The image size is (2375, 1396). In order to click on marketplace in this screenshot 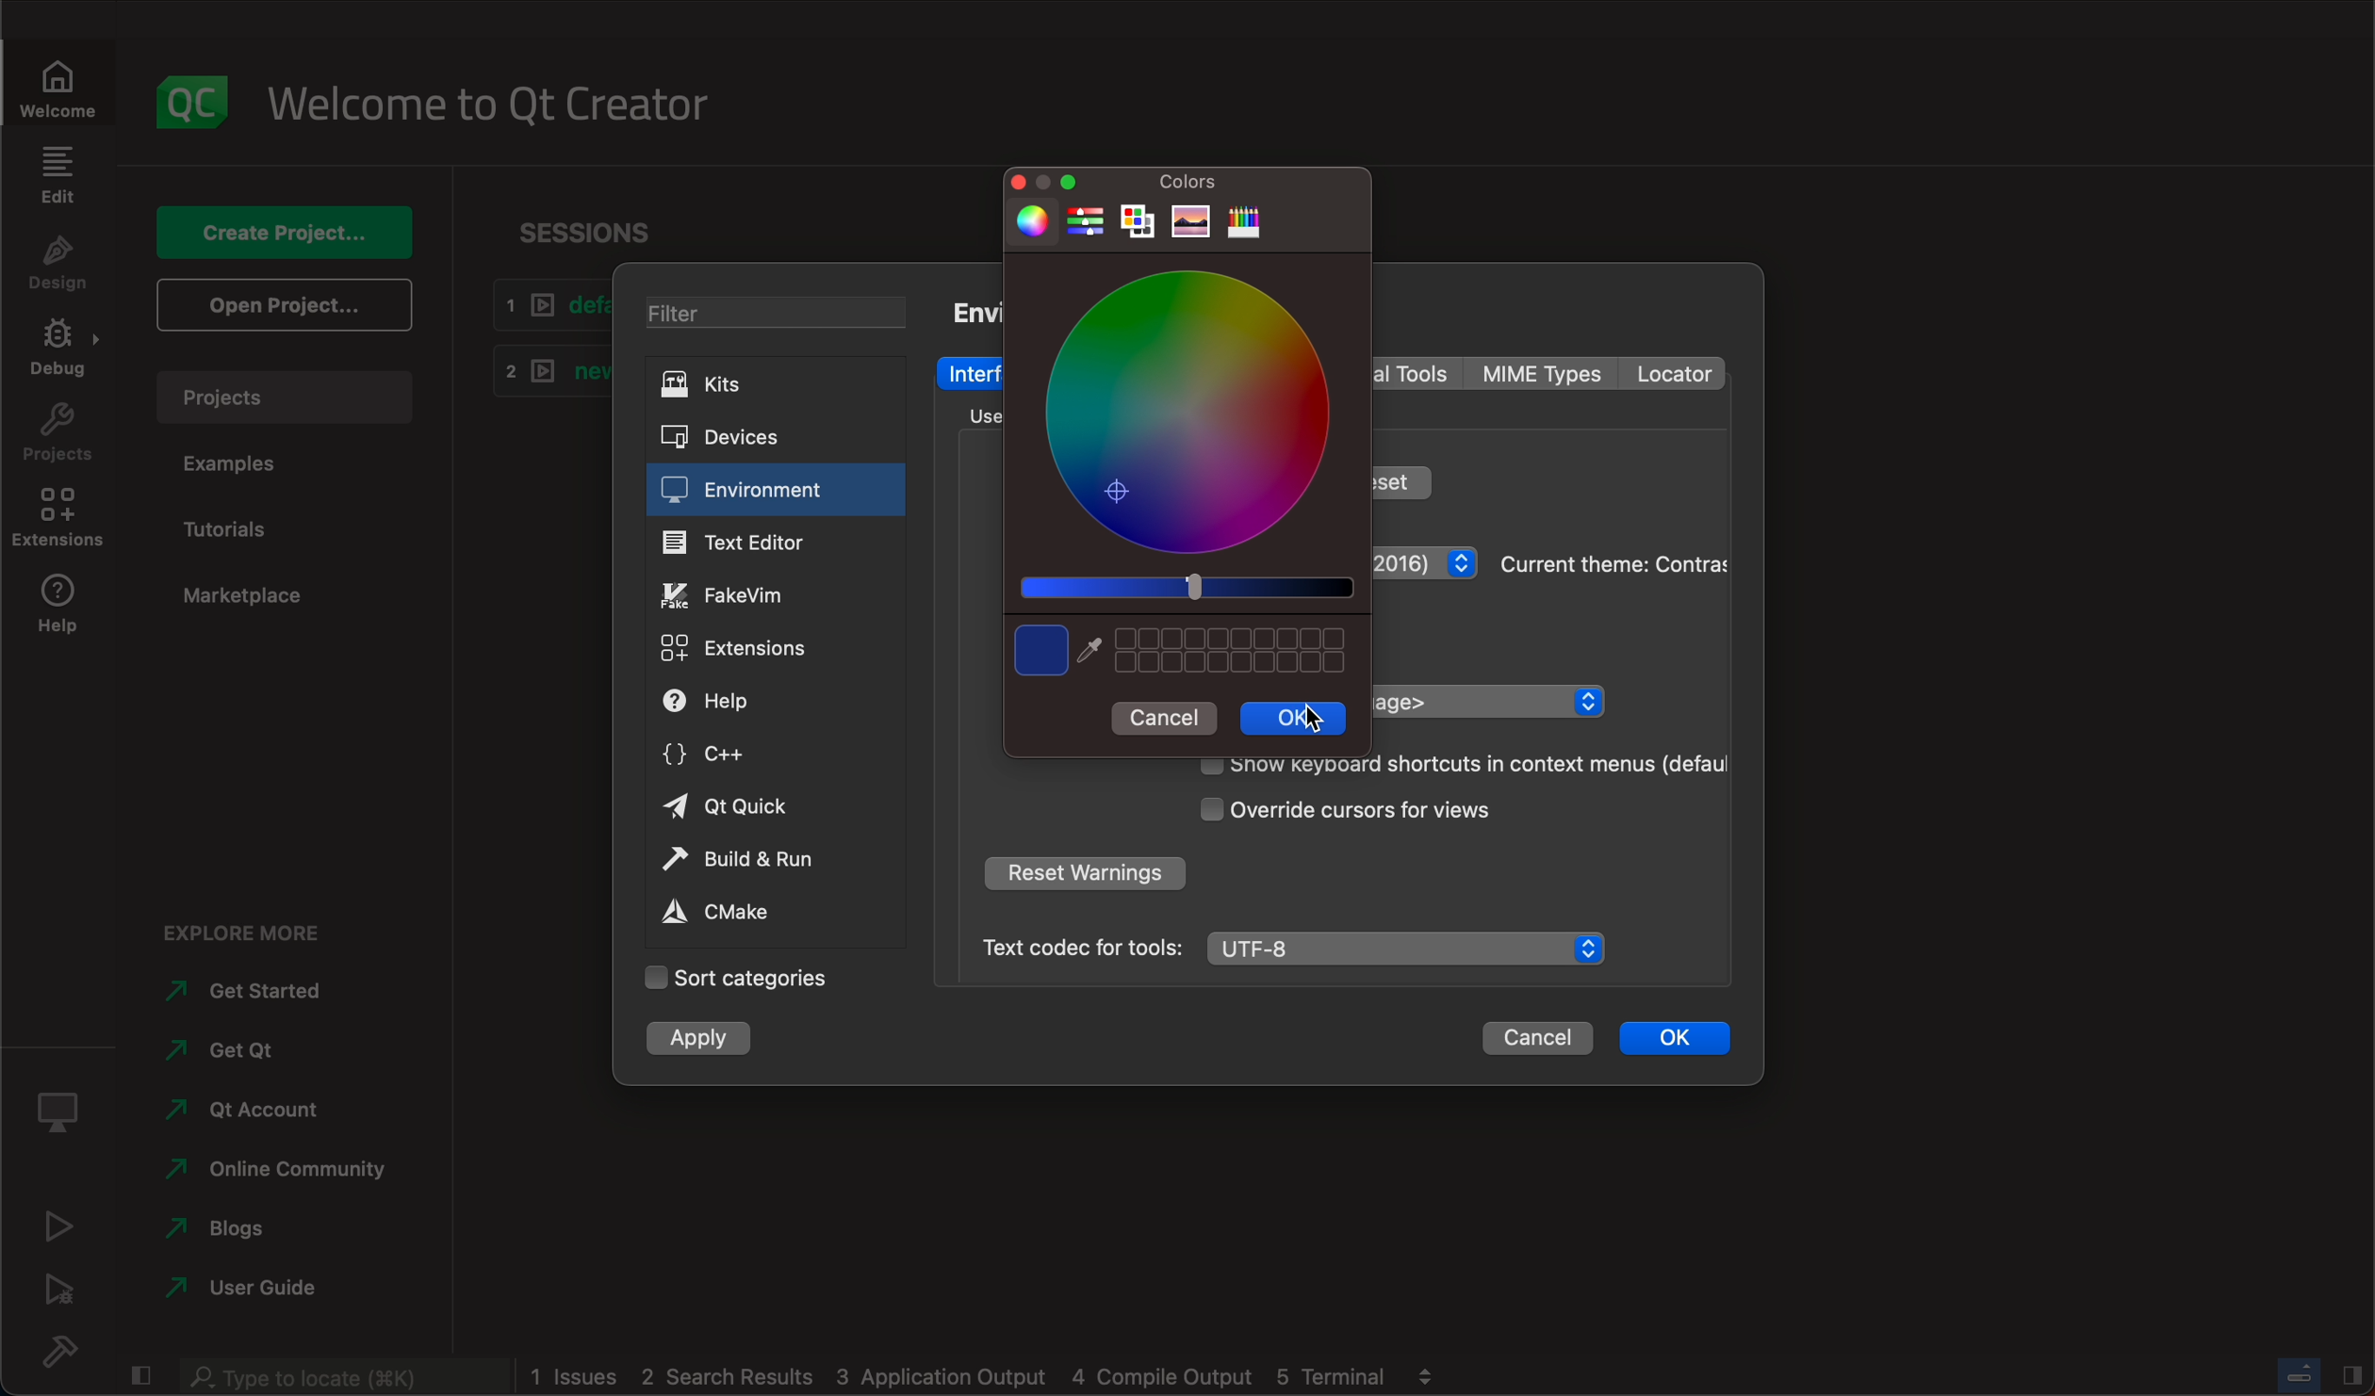, I will do `click(237, 592)`.